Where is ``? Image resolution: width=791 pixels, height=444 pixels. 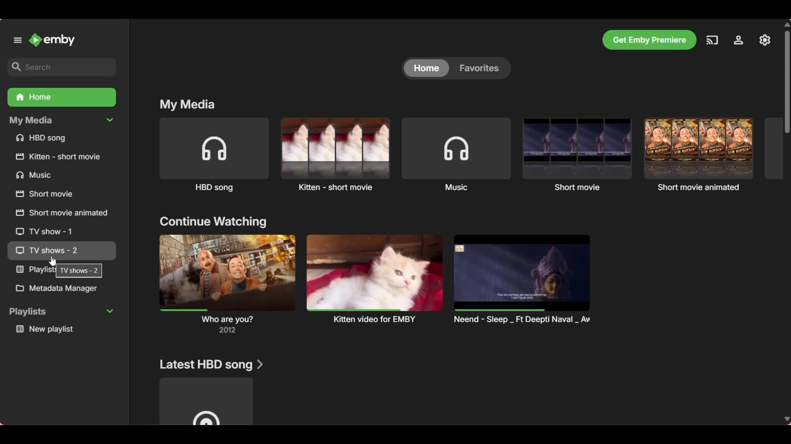
 is located at coordinates (56, 177).